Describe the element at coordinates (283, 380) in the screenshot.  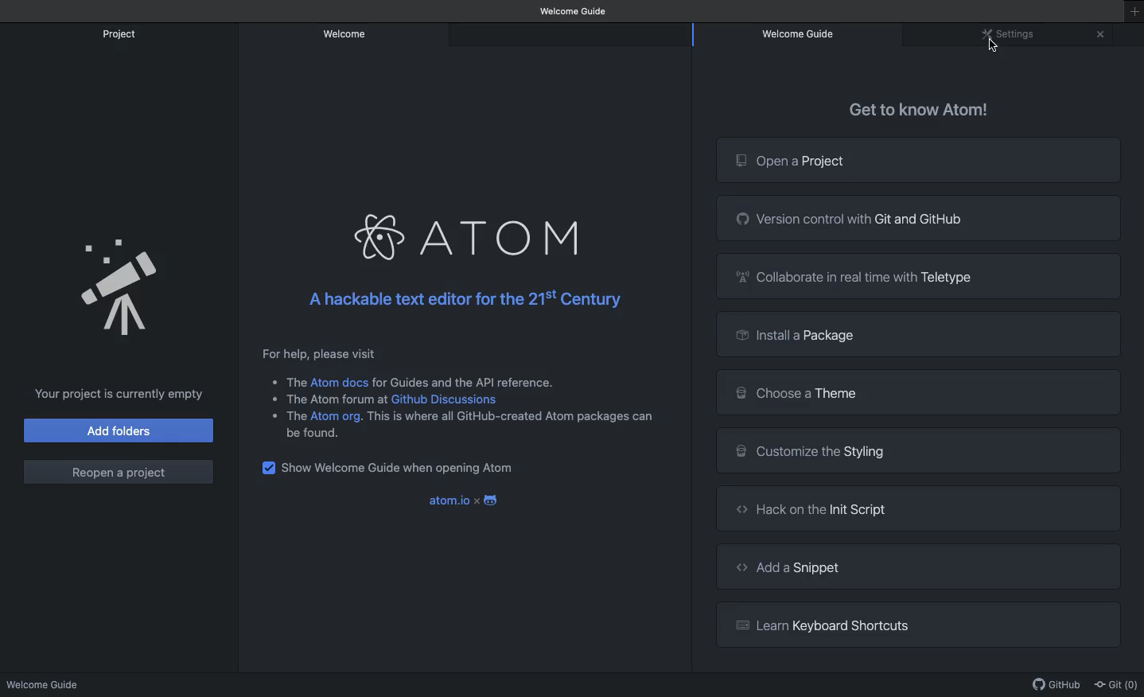
I see `© The` at that location.